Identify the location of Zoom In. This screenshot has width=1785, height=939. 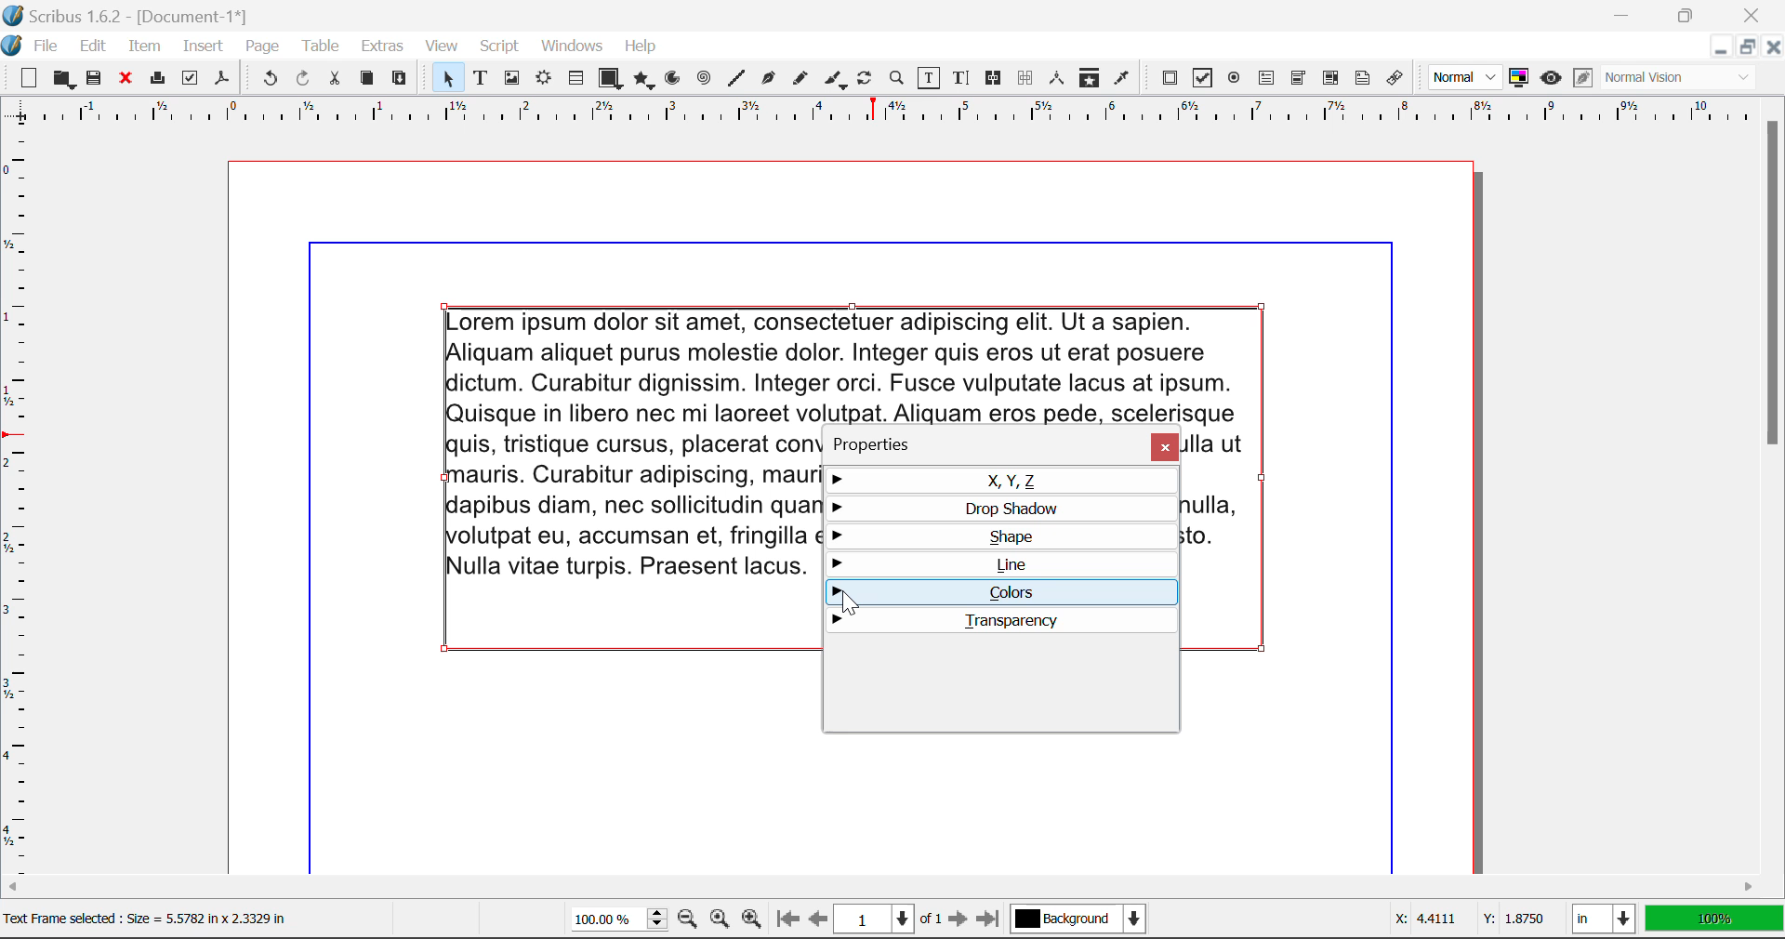
(752, 921).